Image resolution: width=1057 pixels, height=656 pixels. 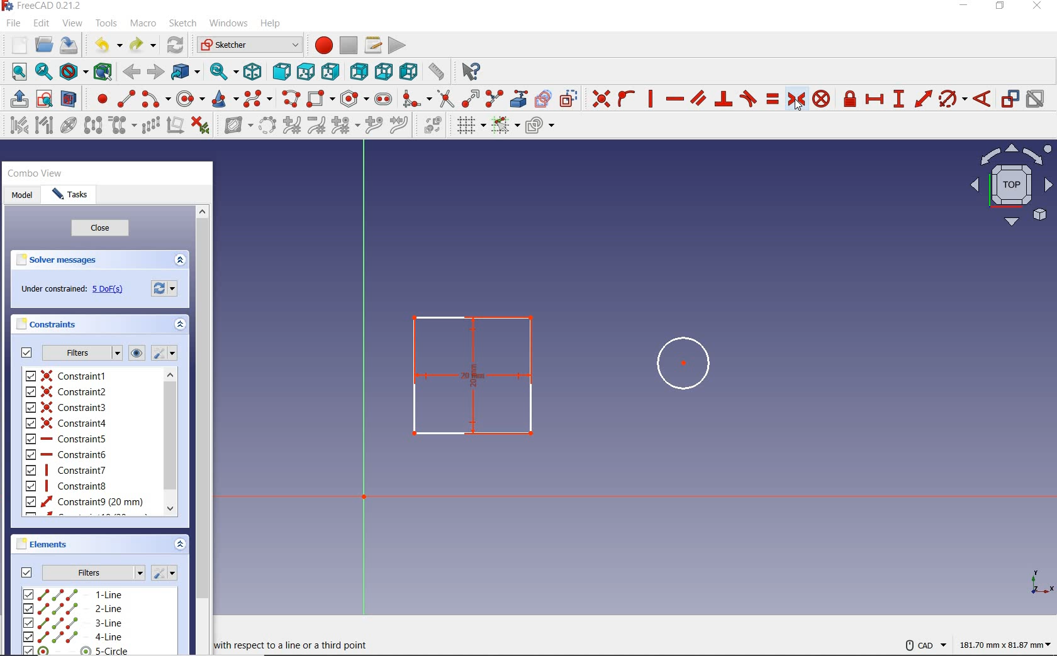 I want to click on Scroll up, so click(x=172, y=374).